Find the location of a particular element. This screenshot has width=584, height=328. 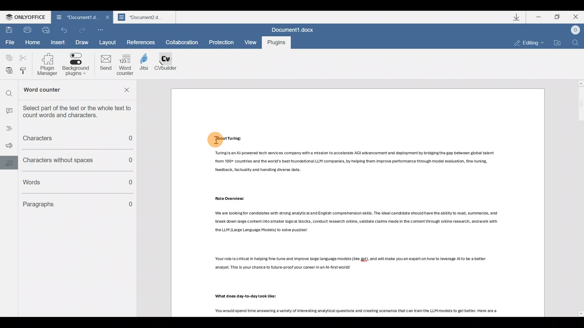

Select part of the text or the whole text to count words & characters is located at coordinates (81, 111).